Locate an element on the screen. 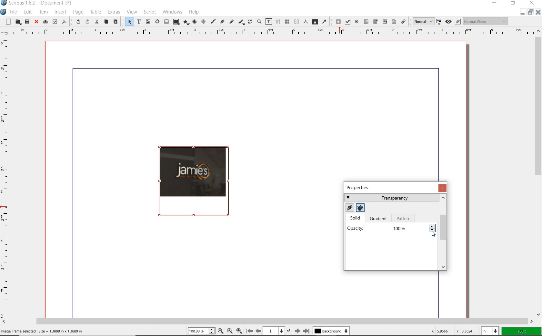  edit text with story editor is located at coordinates (277, 21).